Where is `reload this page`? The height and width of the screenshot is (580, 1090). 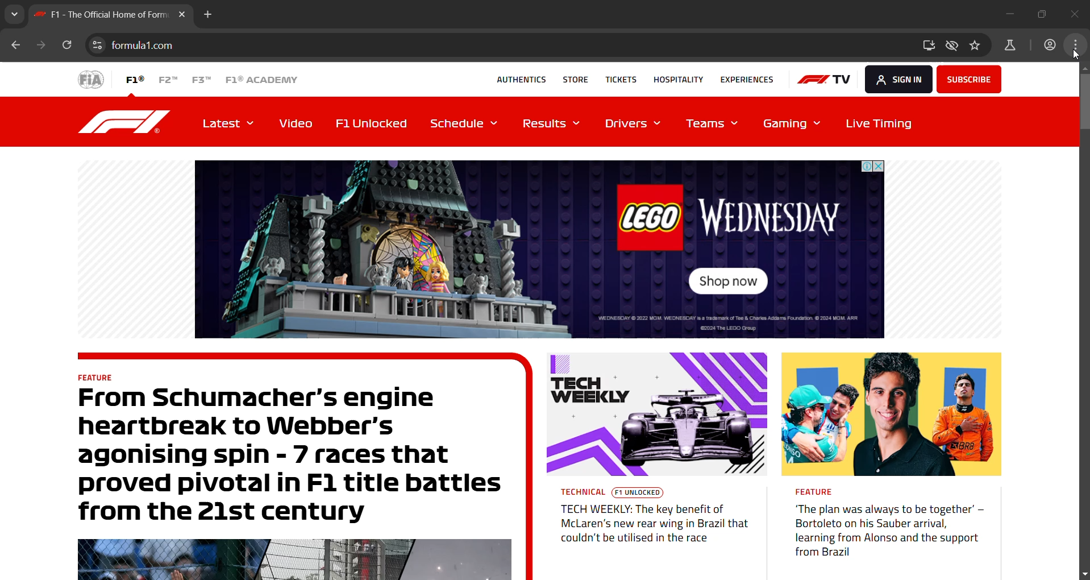 reload this page is located at coordinates (66, 47).